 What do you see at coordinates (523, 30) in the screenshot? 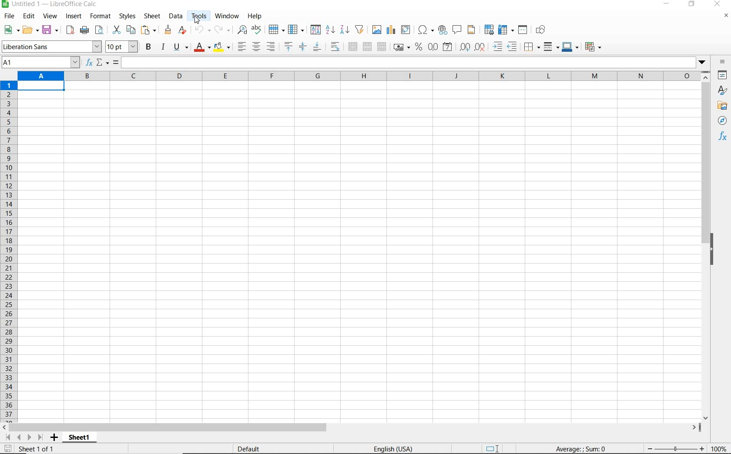
I see `split window` at bounding box center [523, 30].